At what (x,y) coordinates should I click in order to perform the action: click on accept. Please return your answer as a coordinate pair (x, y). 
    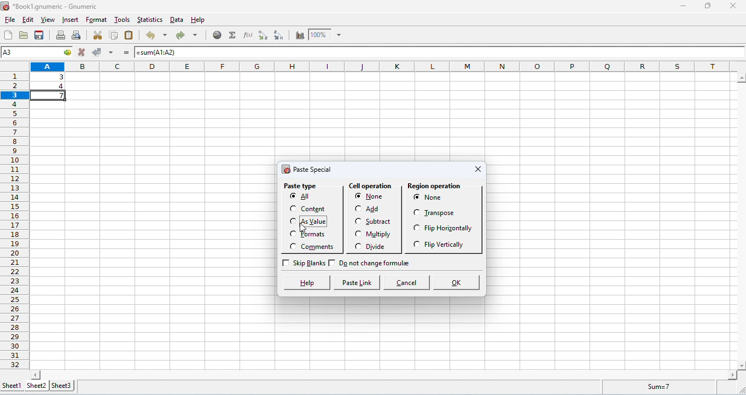
    Looking at the image, I should click on (97, 52).